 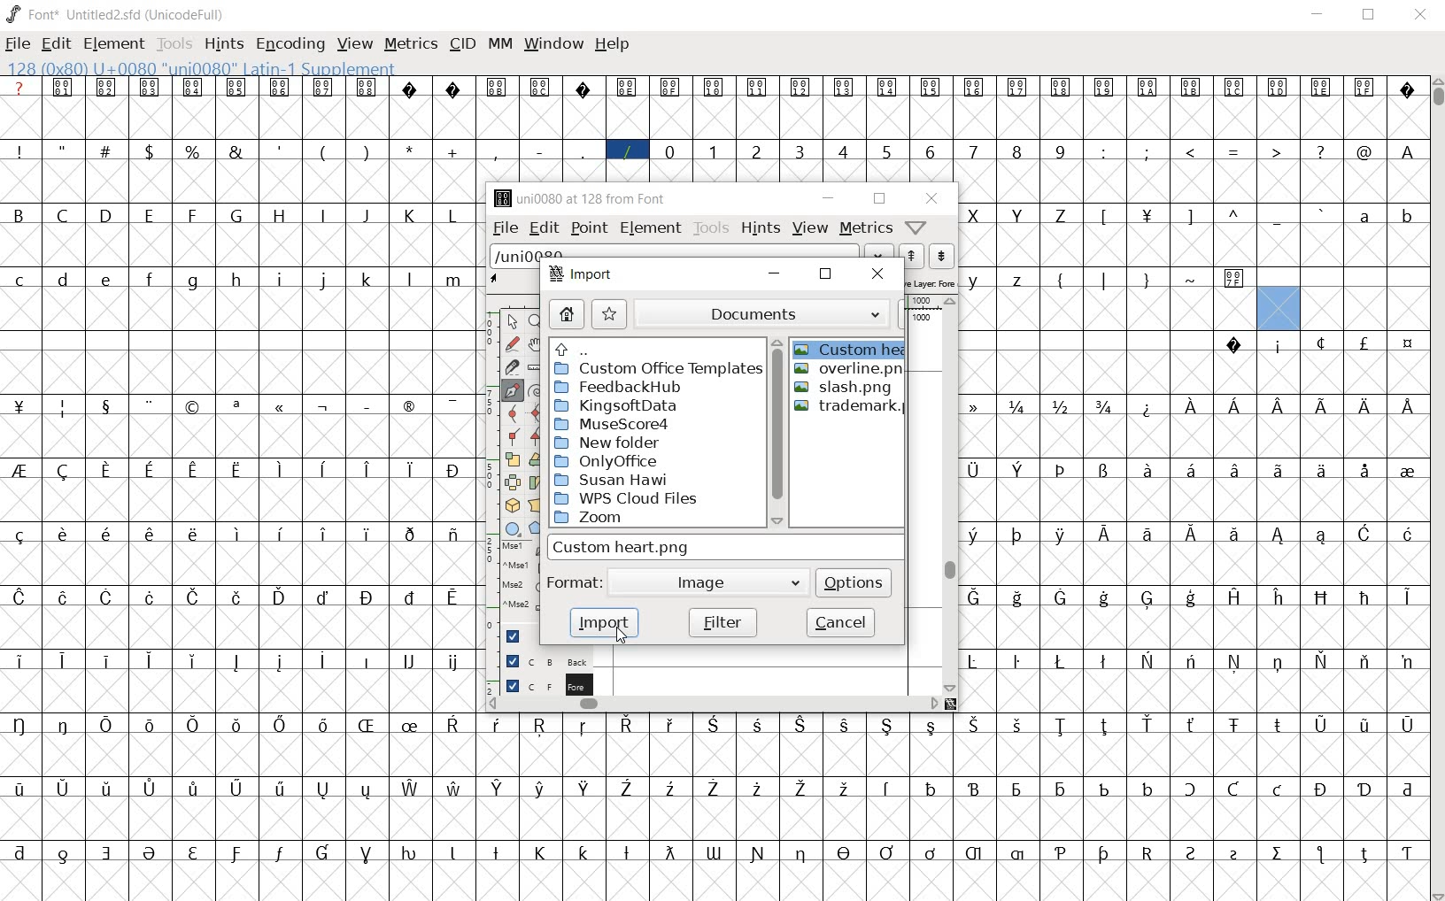 What do you see at coordinates (950, 495) in the screenshot?
I see `scrollbar` at bounding box center [950, 495].